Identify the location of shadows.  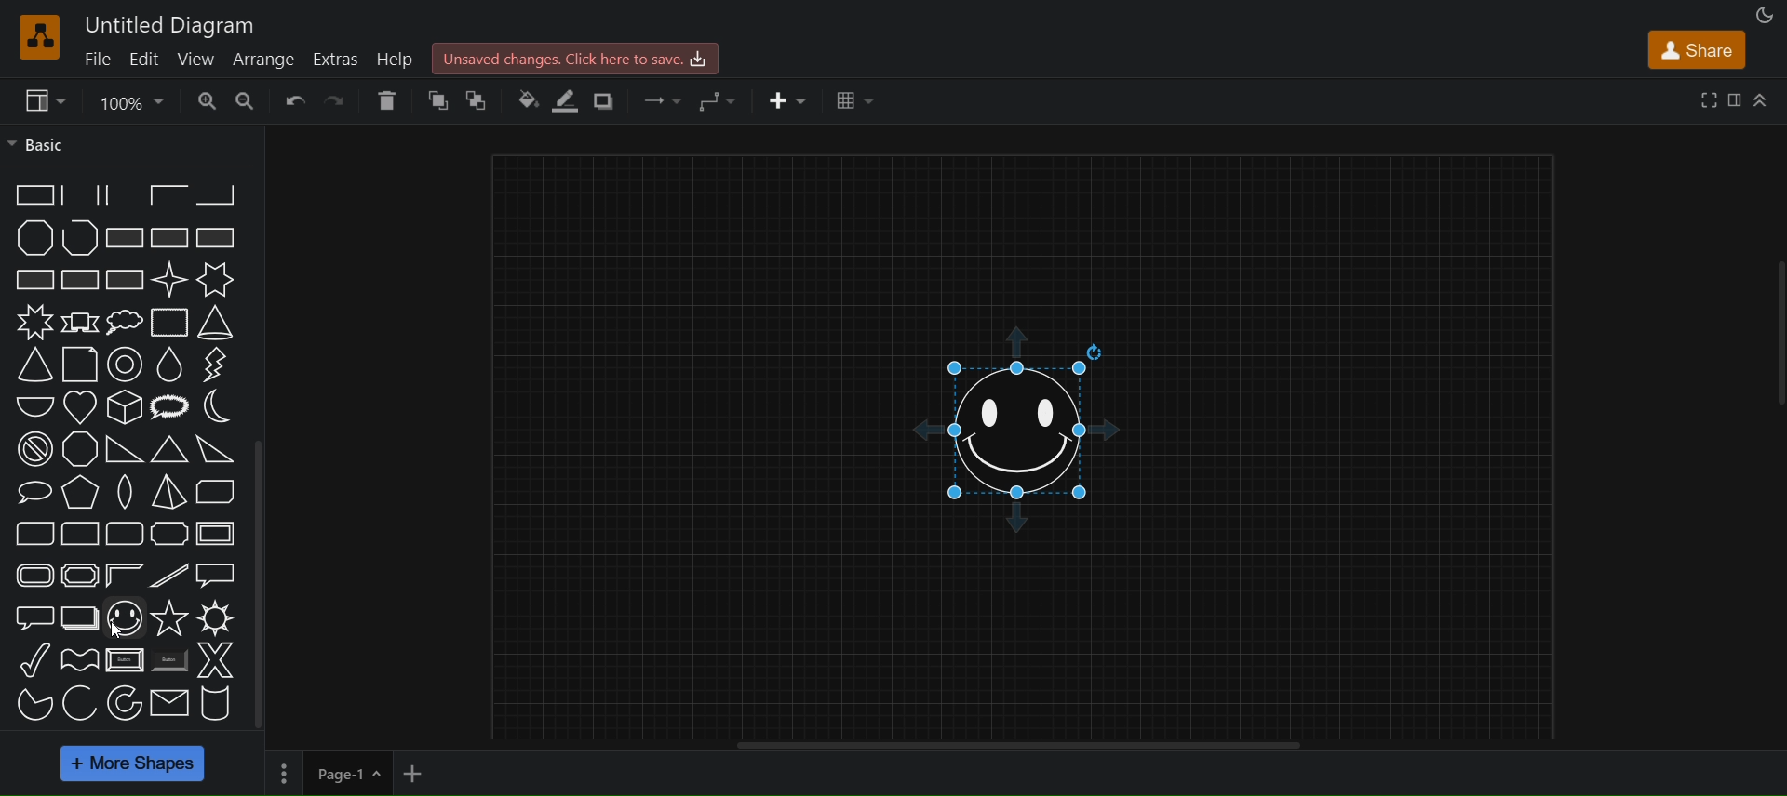
(609, 100).